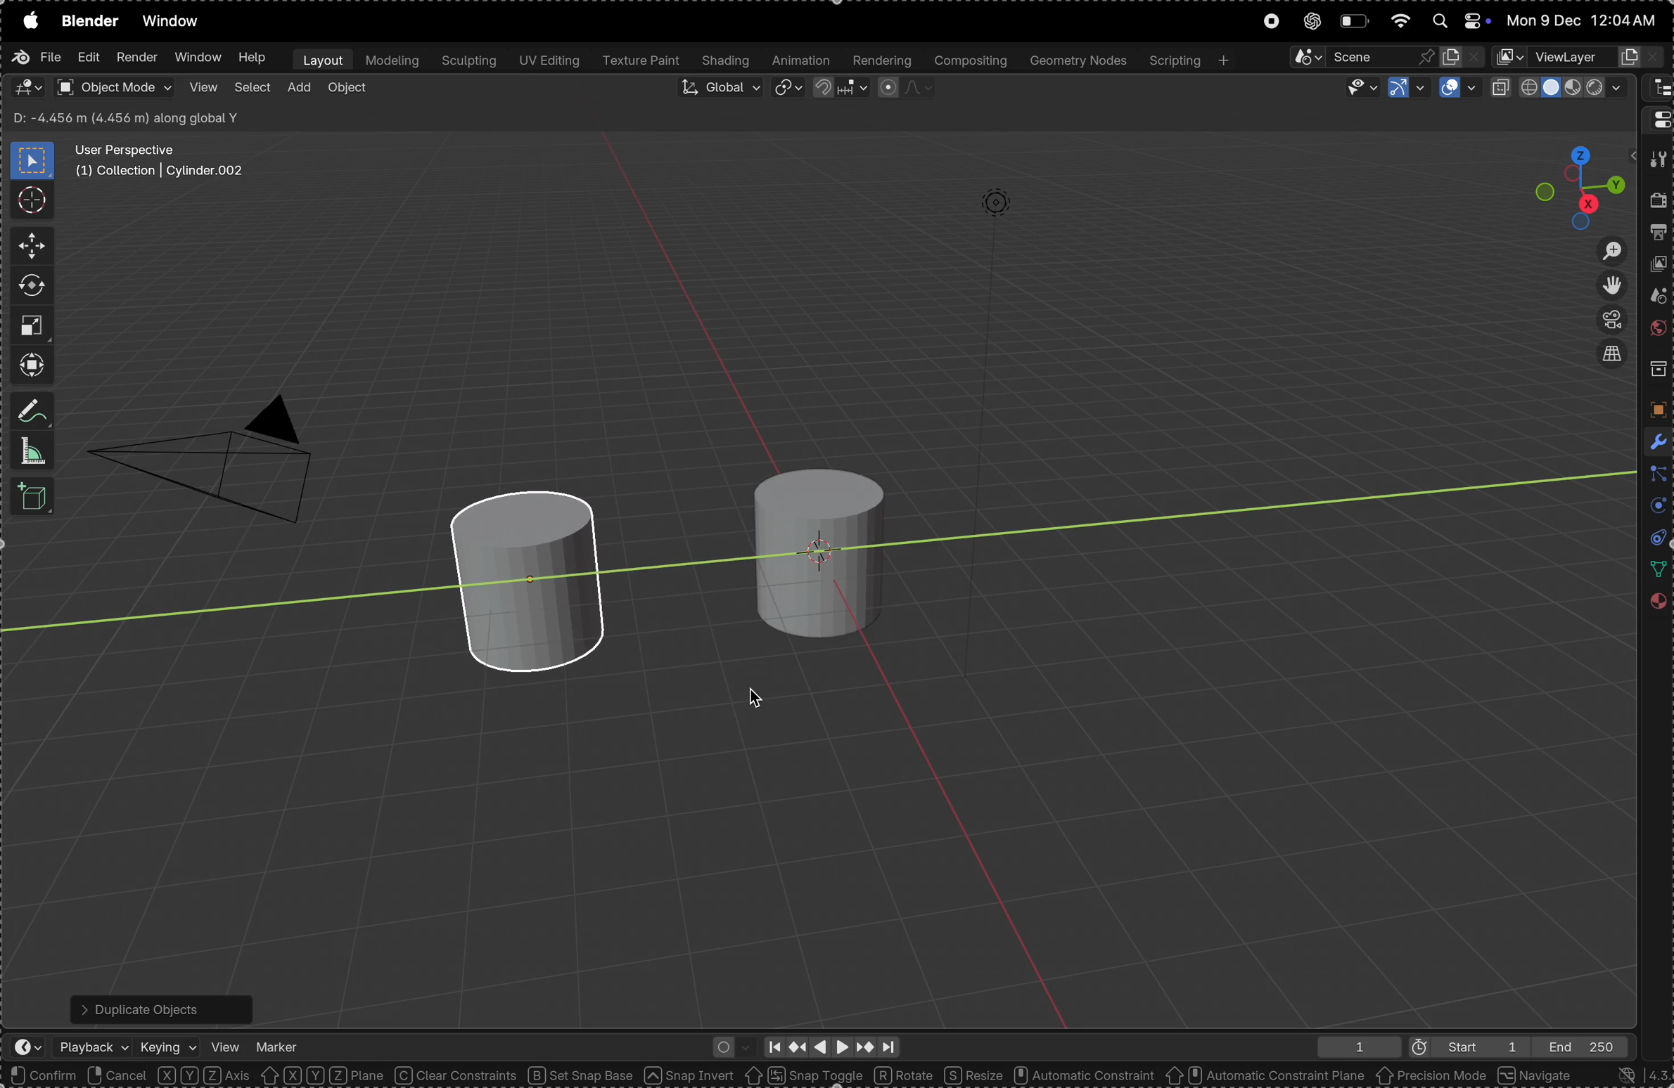  I want to click on start 1, so click(1461, 1046).